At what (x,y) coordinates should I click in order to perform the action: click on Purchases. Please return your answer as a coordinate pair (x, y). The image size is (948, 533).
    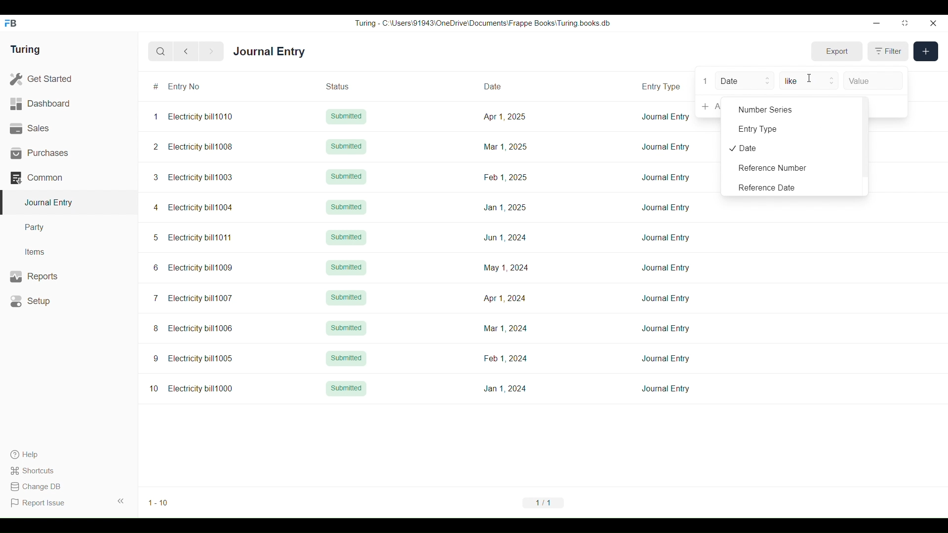
    Looking at the image, I should click on (69, 153).